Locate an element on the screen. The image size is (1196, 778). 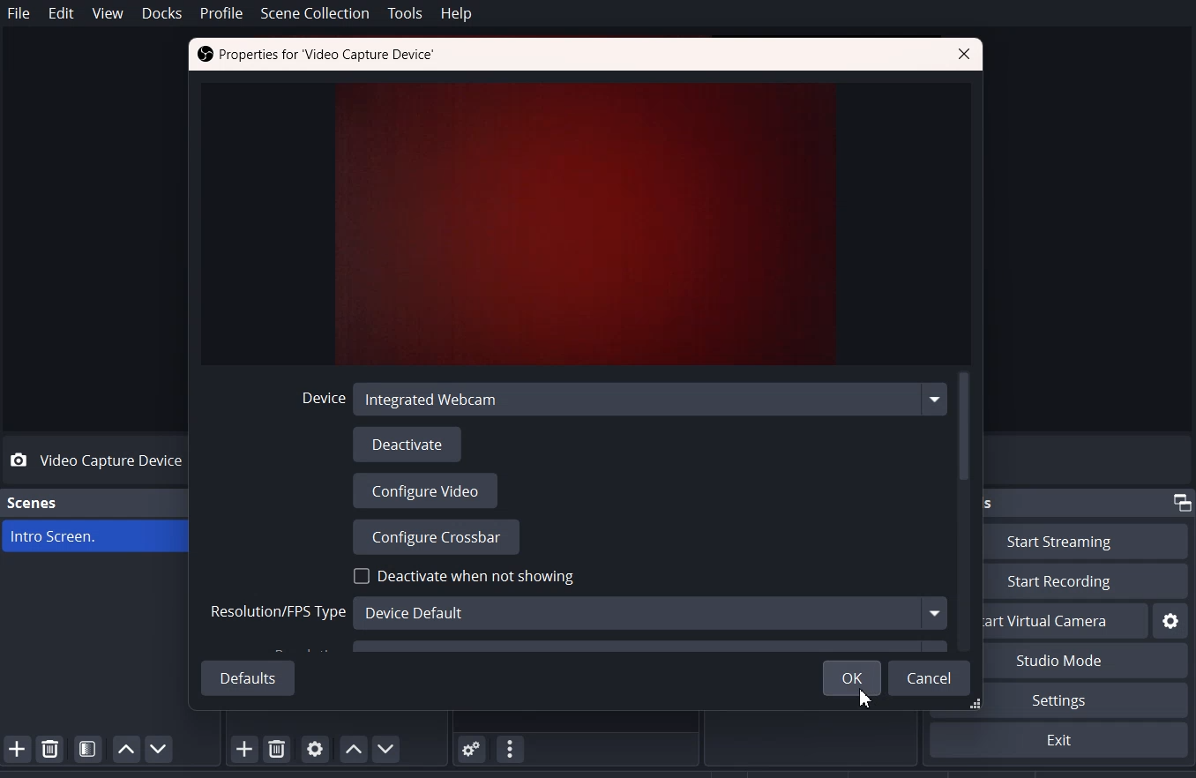
Cancel is located at coordinates (931, 677).